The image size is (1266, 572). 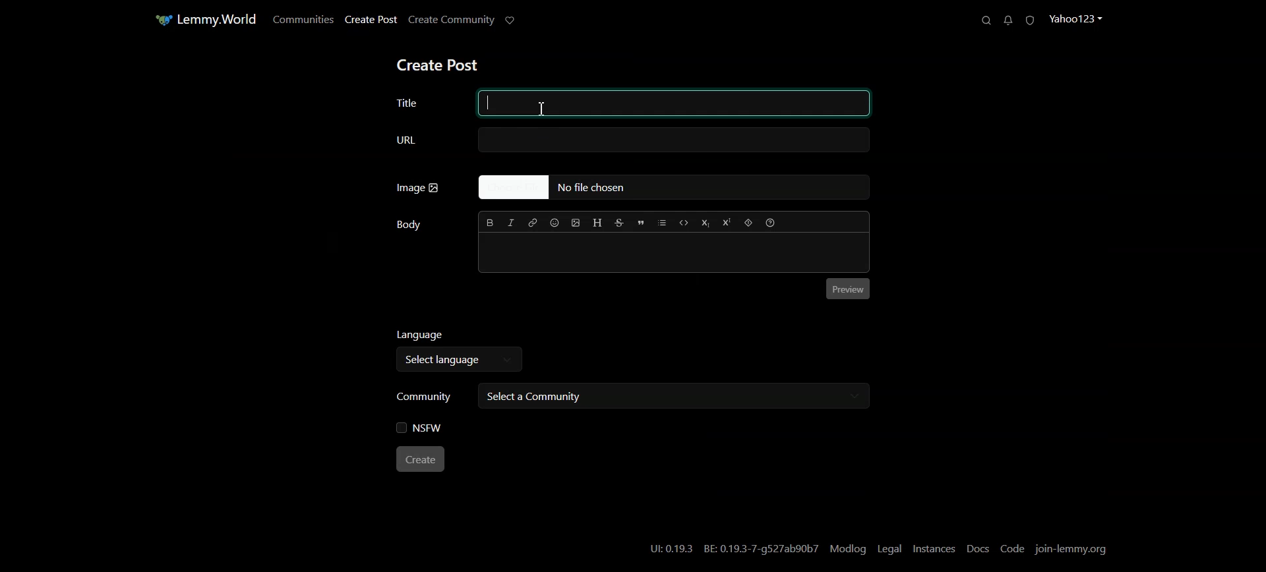 I want to click on Create Post, so click(x=437, y=66).